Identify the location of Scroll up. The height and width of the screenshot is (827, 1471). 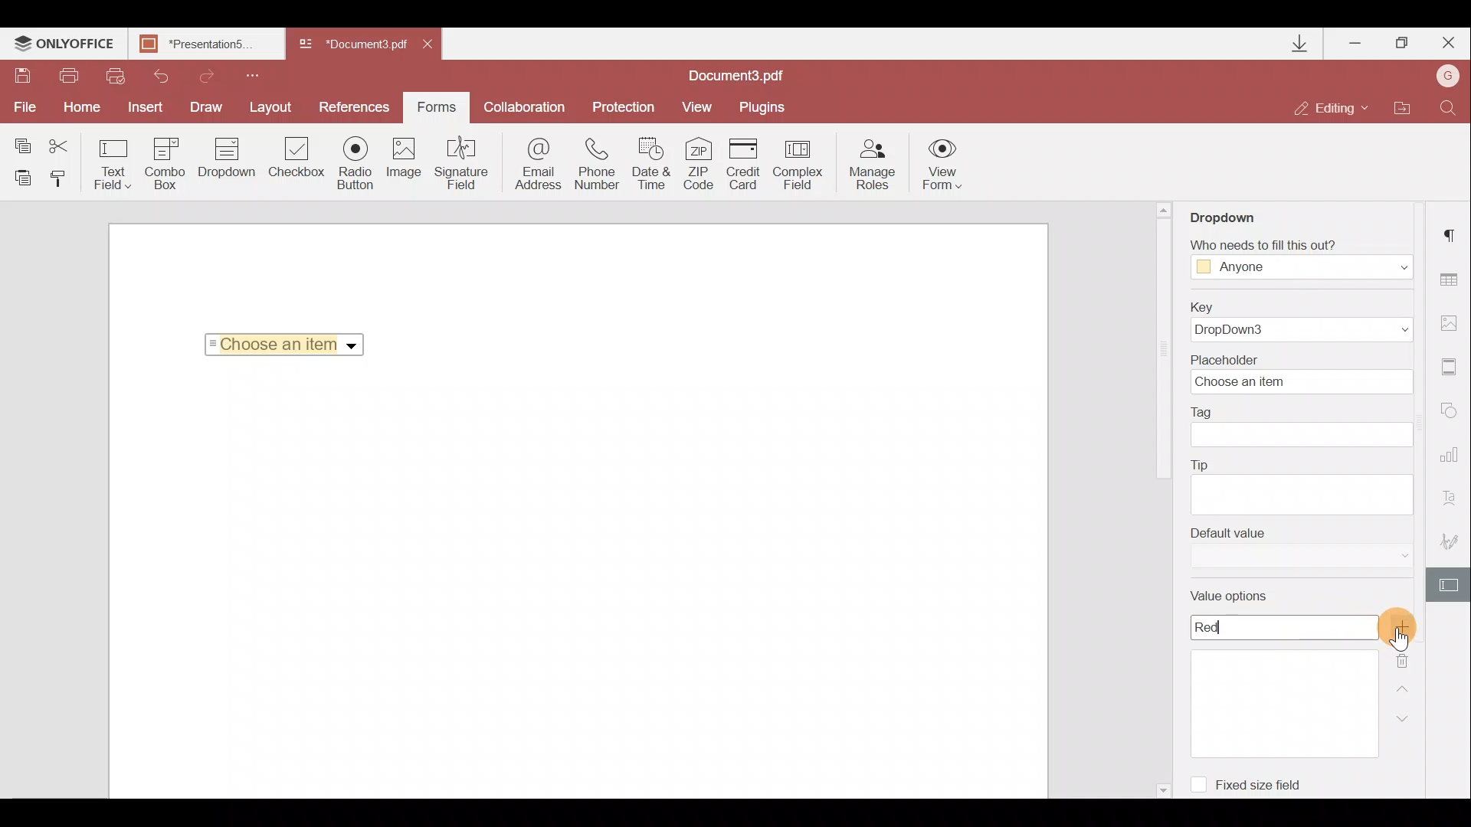
(1165, 209).